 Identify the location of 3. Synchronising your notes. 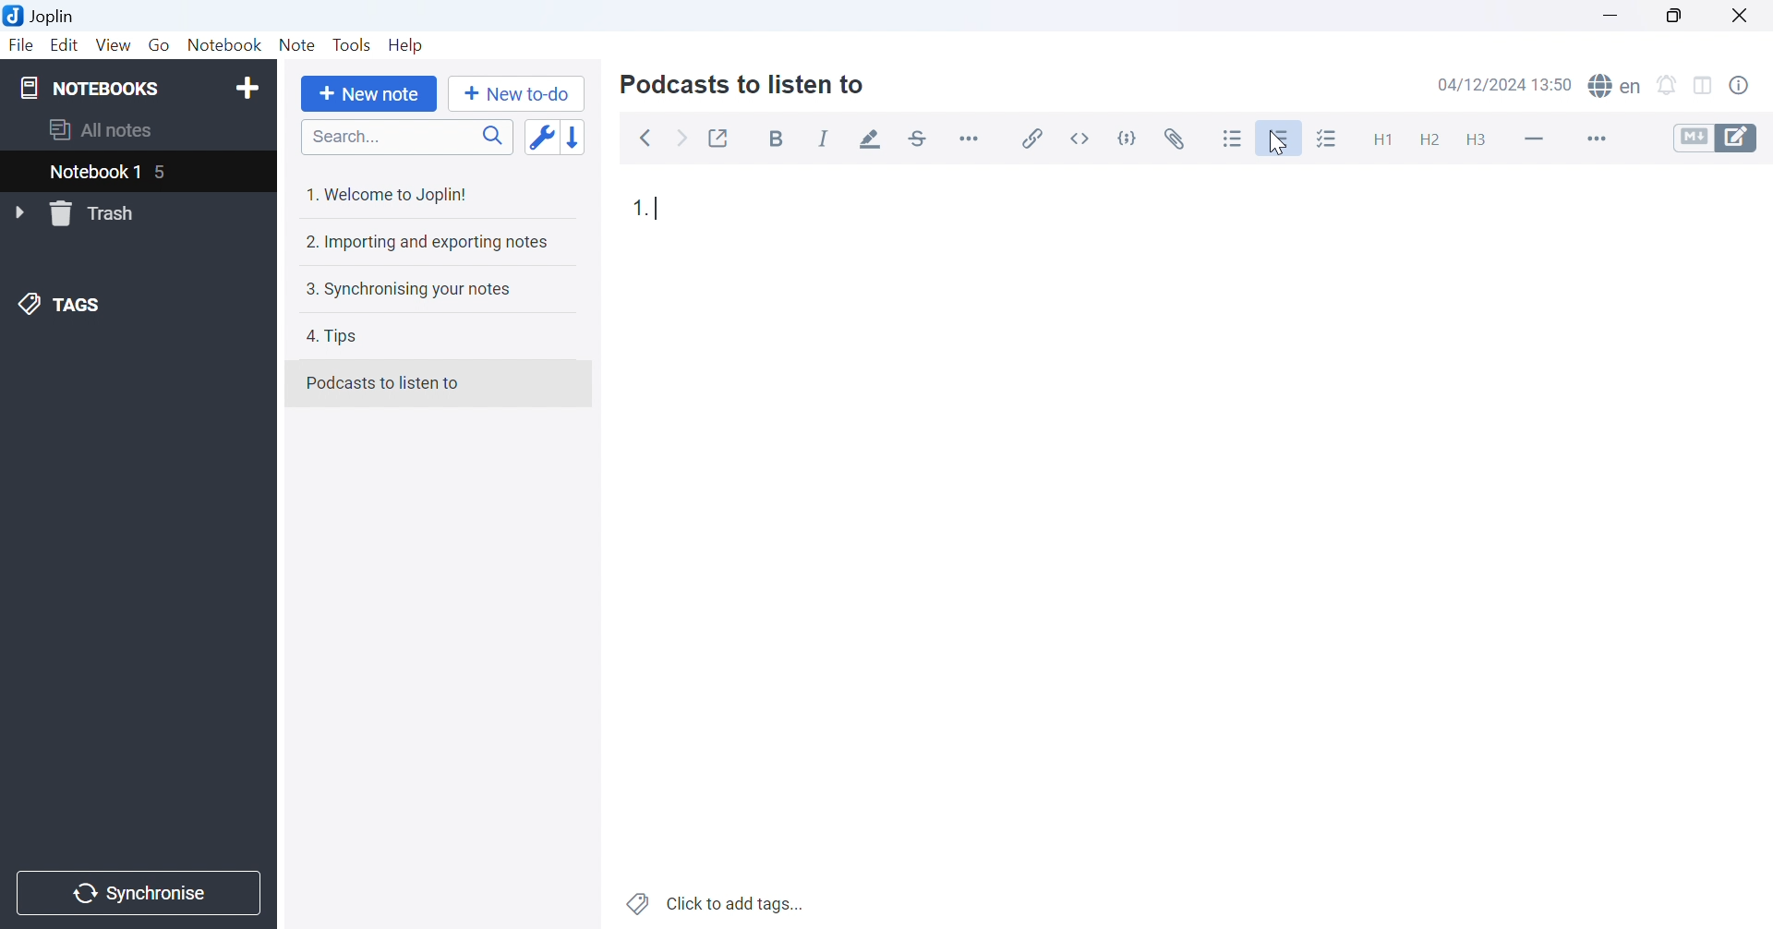
(408, 292).